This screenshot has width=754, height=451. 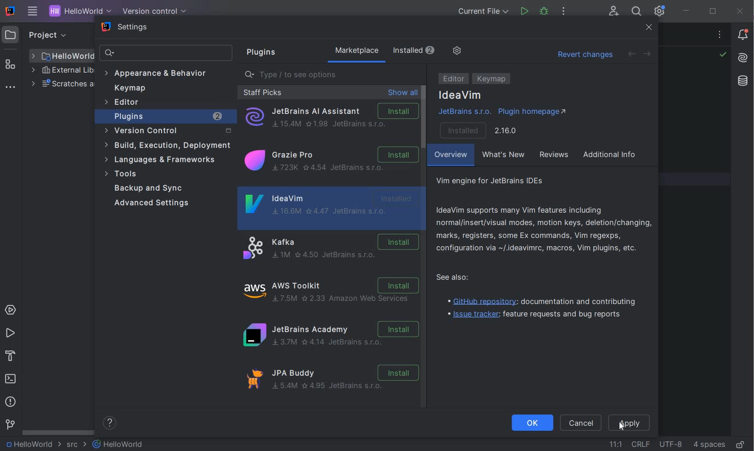 I want to click on MANAGE REPOSITORIES, so click(x=487, y=51).